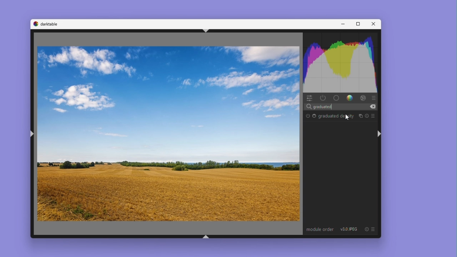 Image resolution: width=457 pixels, height=257 pixels. Describe the element at coordinates (336, 98) in the screenshot. I see `base` at that location.